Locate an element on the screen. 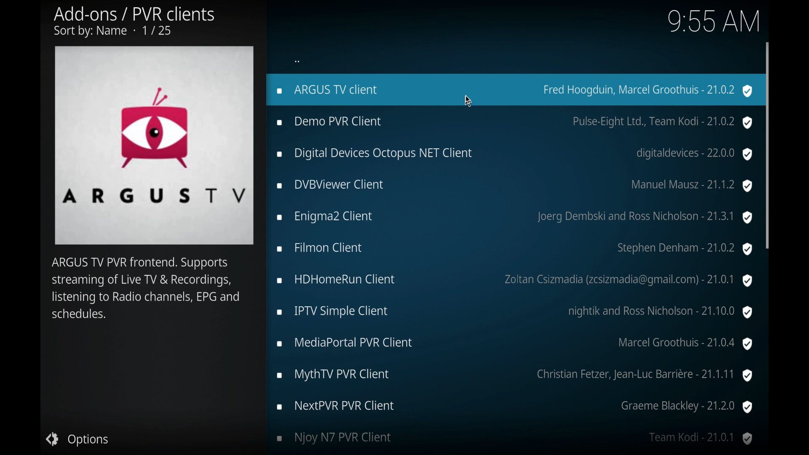 Image resolution: width=809 pixels, height=455 pixels. nextpvr is located at coordinates (514, 407).